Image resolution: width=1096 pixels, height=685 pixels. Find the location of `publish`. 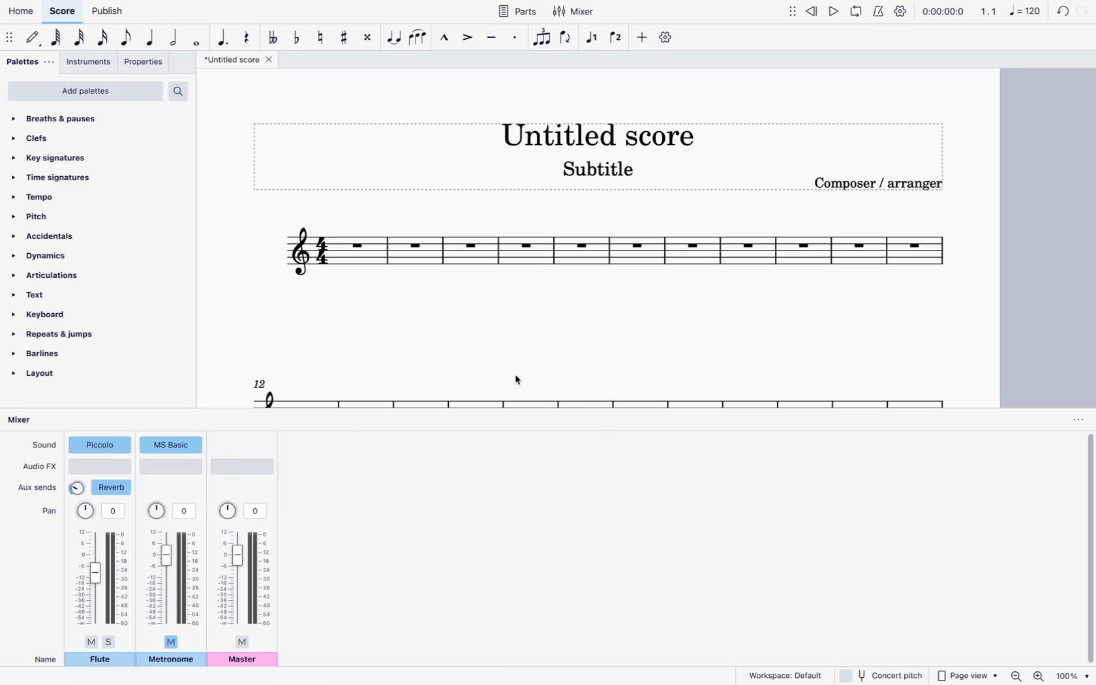

publish is located at coordinates (110, 10).